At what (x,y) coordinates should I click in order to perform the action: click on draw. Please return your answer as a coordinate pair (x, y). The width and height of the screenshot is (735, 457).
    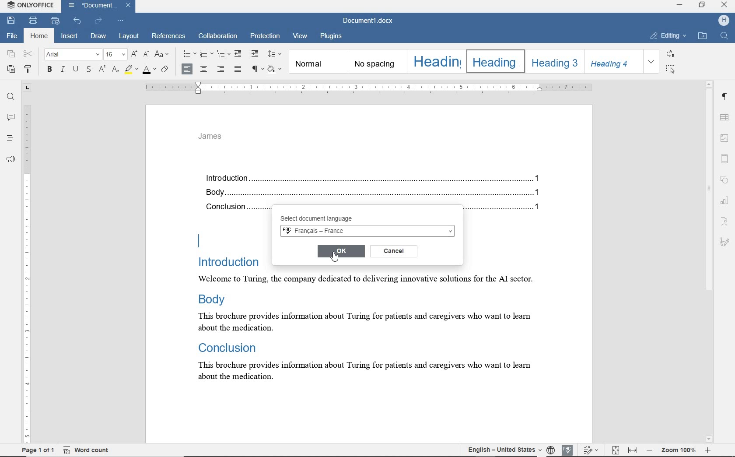
    Looking at the image, I should click on (100, 37).